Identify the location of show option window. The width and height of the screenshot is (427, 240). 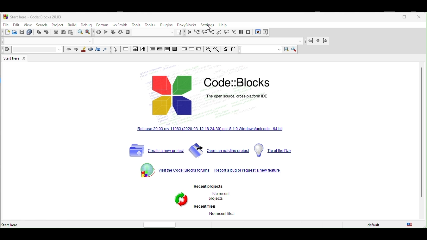
(295, 50).